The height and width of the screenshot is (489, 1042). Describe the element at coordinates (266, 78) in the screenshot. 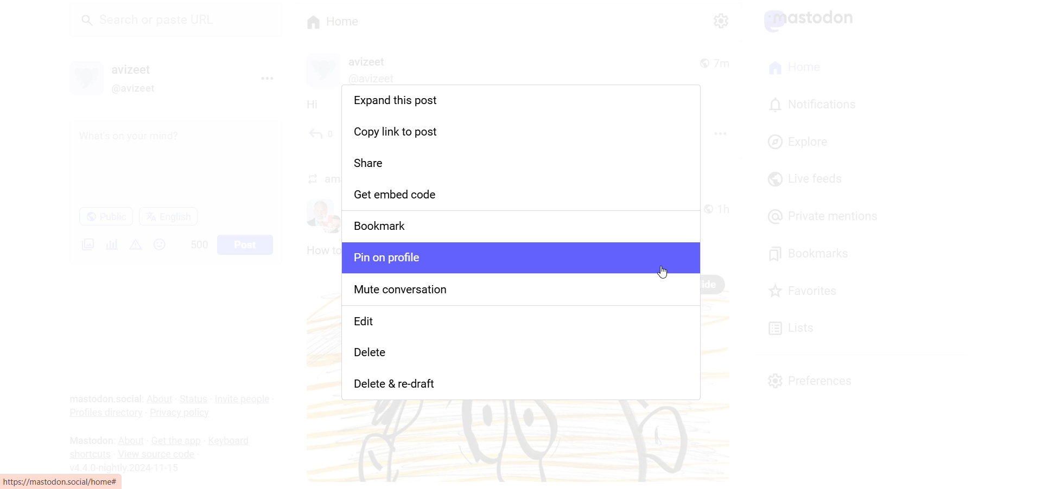

I see `Menu` at that location.